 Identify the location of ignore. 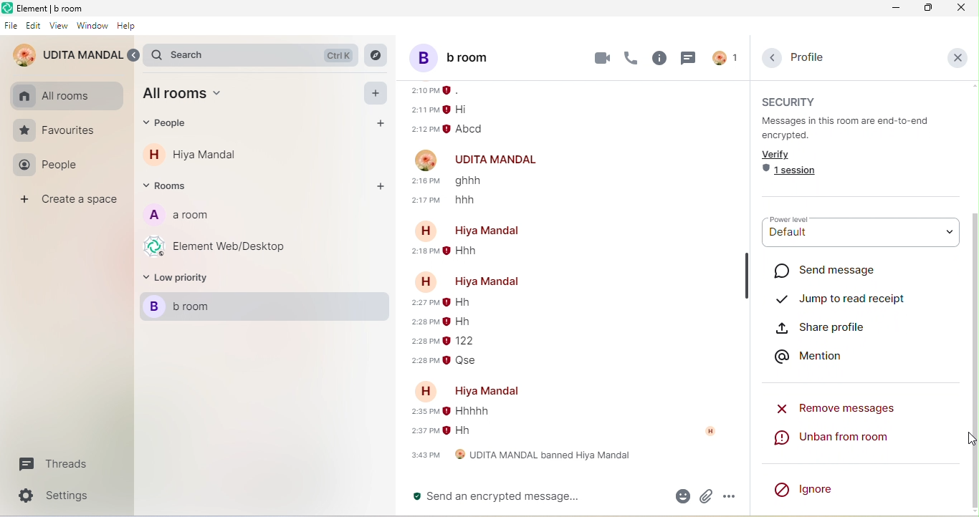
(806, 487).